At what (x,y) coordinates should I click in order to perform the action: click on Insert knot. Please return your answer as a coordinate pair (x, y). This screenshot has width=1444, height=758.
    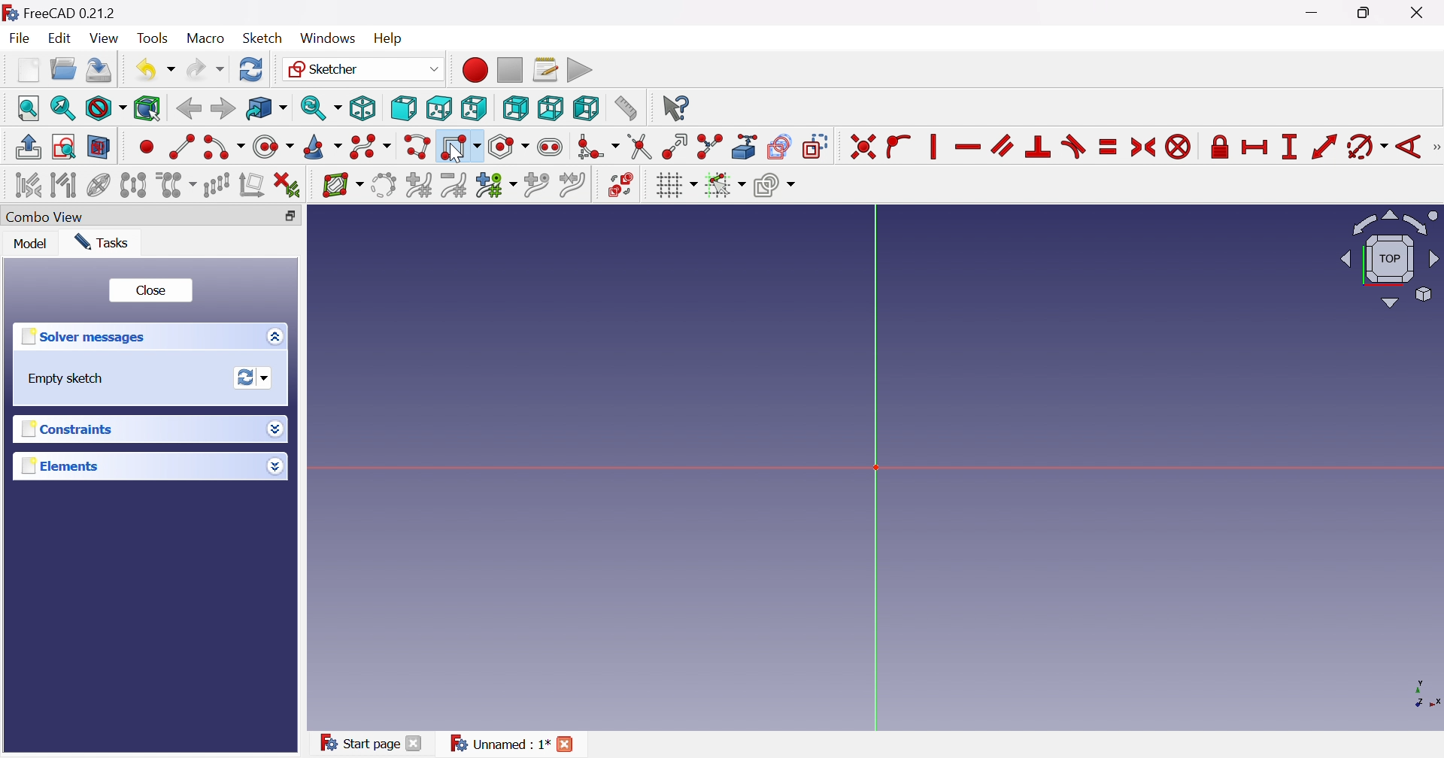
    Looking at the image, I should click on (535, 184).